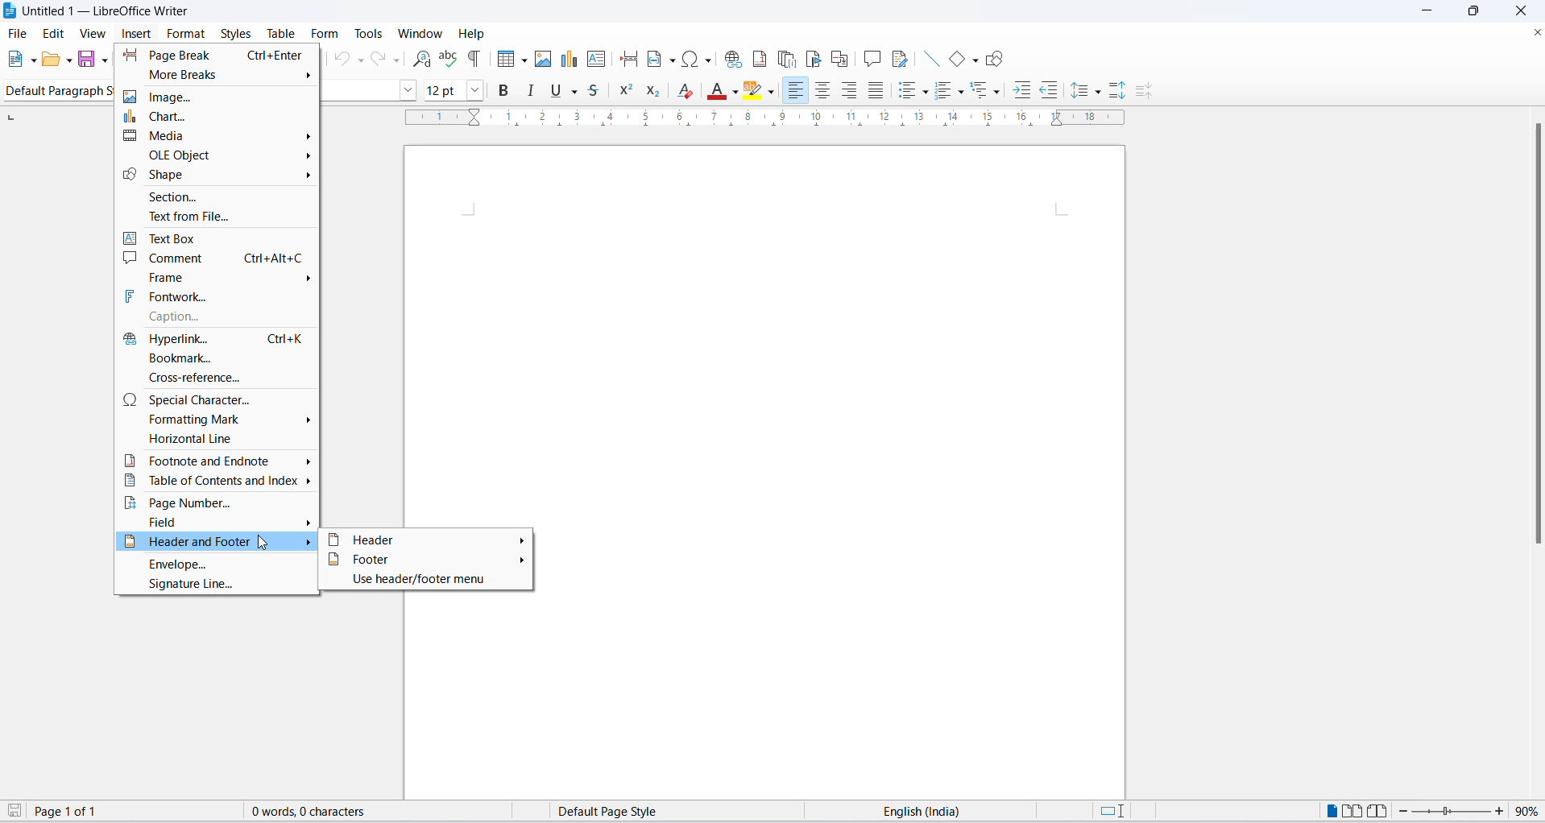  I want to click on zoom slider, so click(1448, 813).